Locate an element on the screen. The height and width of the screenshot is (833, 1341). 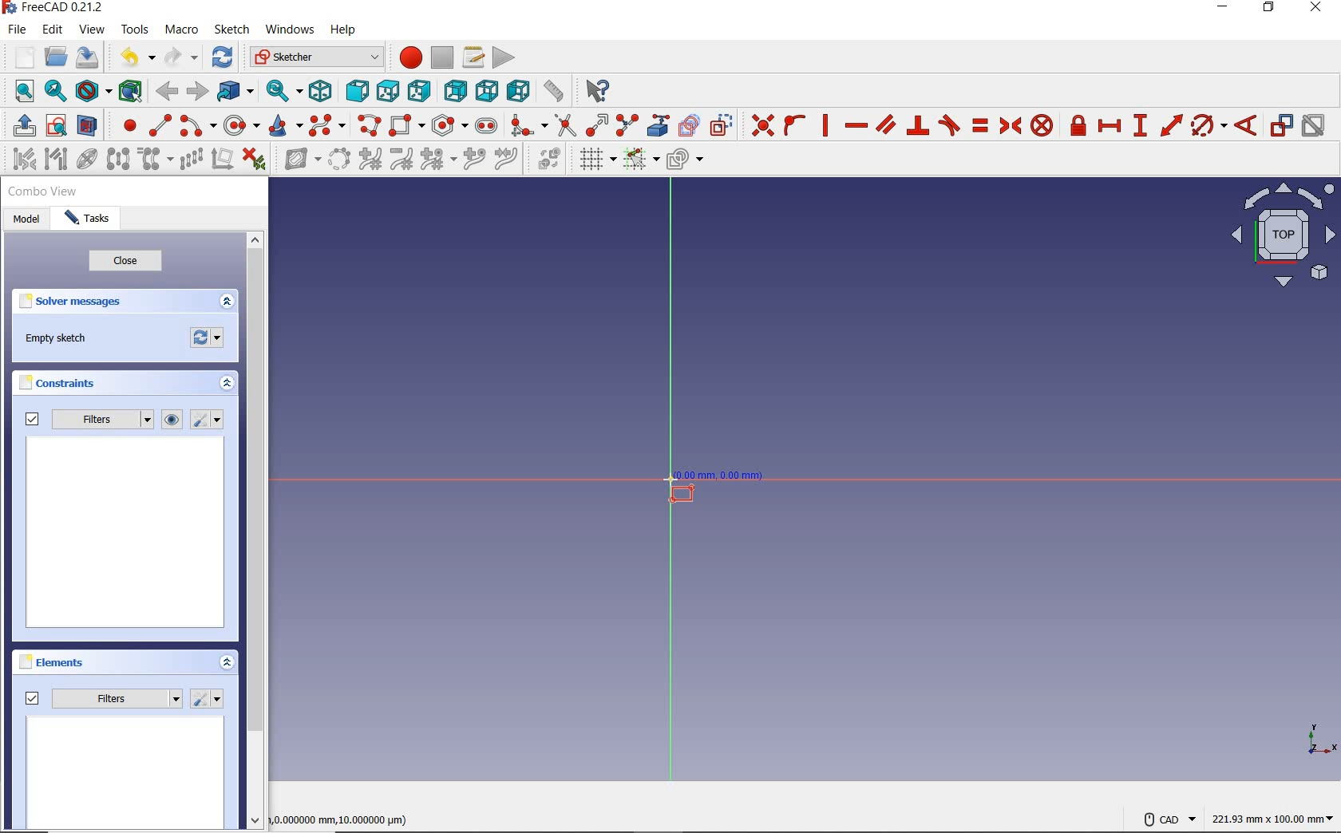
left is located at coordinates (518, 92).